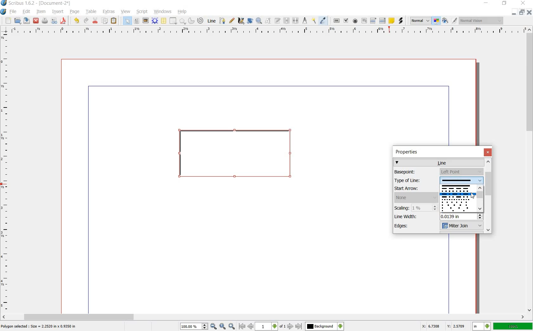  What do you see at coordinates (212, 20) in the screenshot?
I see `LINE` at bounding box center [212, 20].